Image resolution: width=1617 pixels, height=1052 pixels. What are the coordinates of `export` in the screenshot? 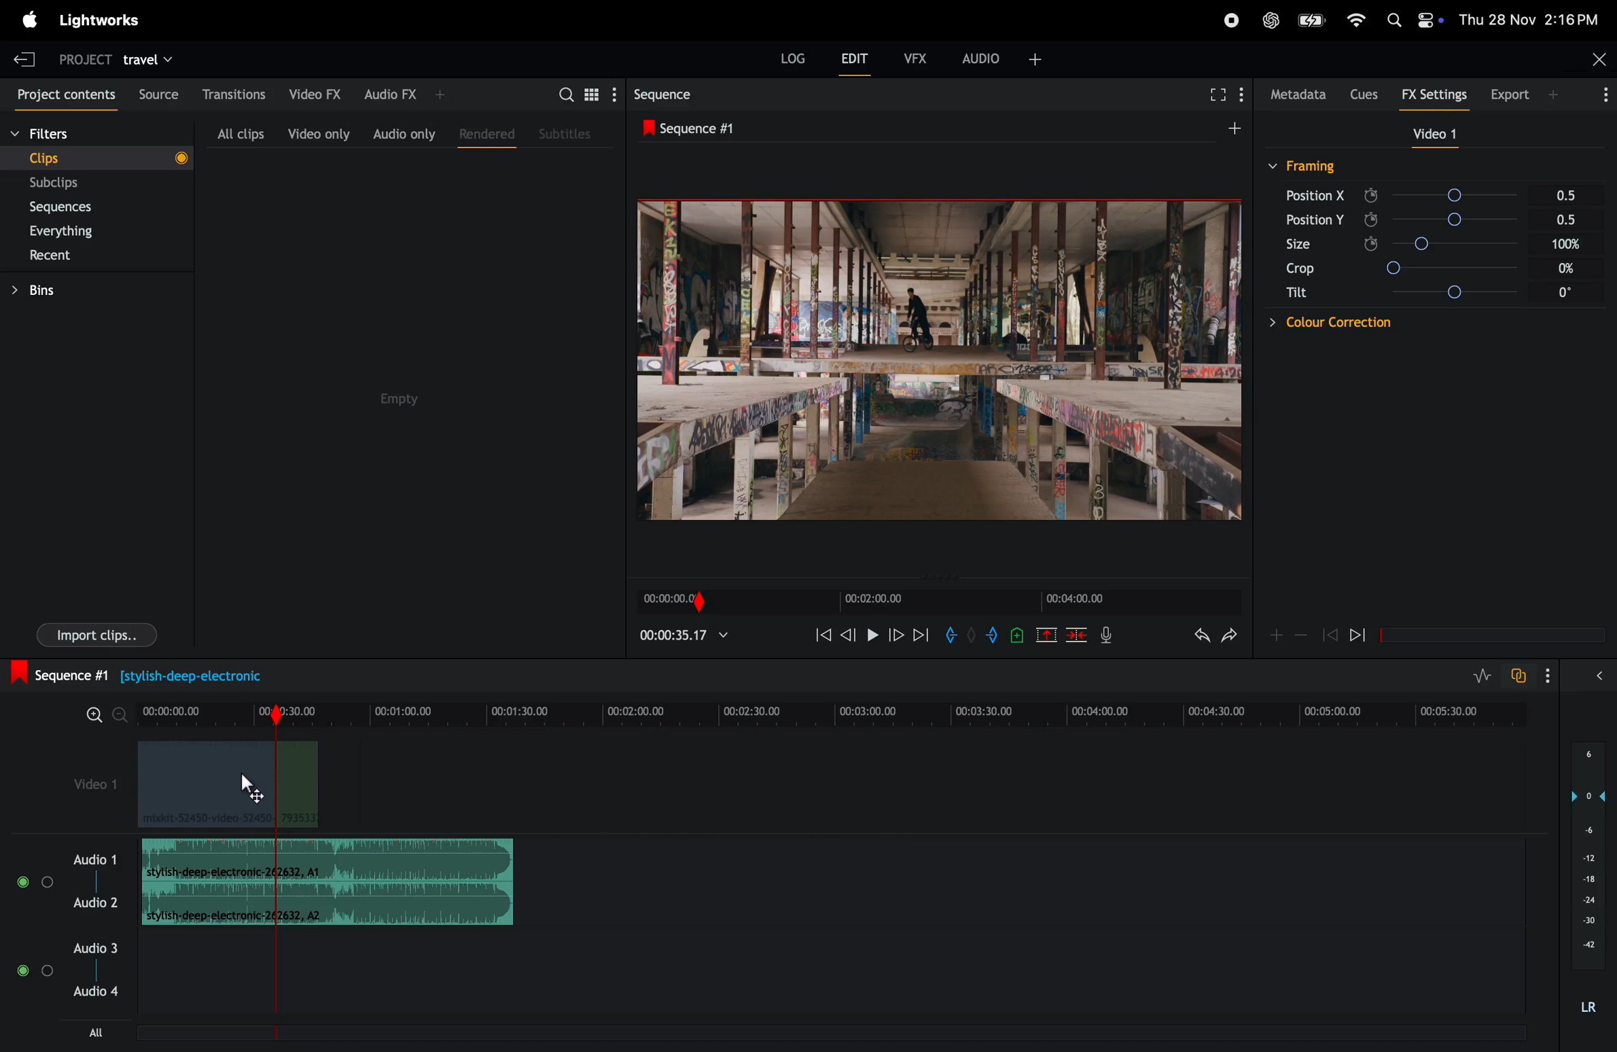 It's located at (1519, 93).